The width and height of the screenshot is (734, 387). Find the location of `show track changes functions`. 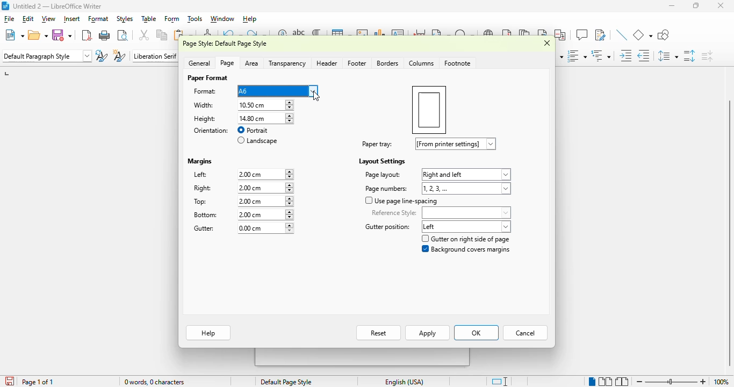

show track changes functions is located at coordinates (600, 35).